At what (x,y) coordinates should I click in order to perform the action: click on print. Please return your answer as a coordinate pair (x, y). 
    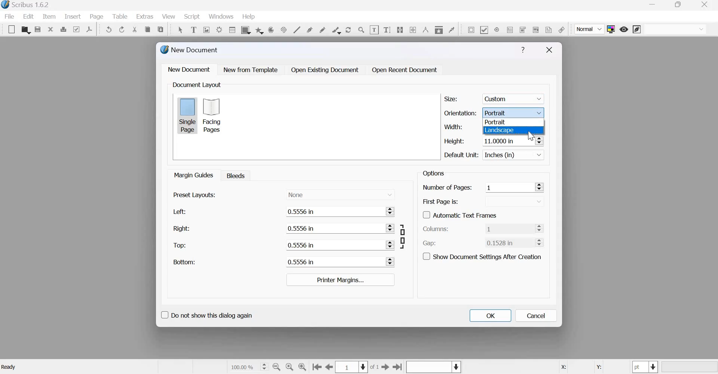
    Looking at the image, I should click on (63, 29).